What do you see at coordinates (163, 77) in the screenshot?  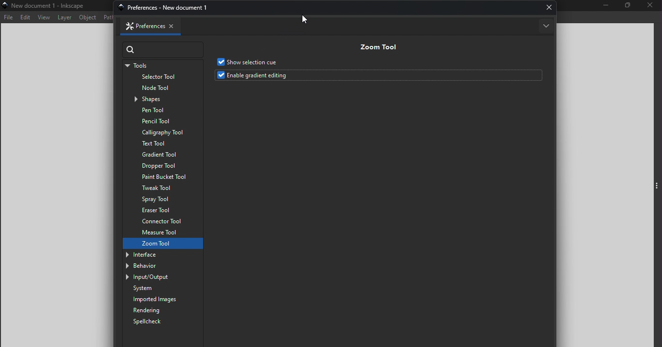 I see `Selector tool` at bounding box center [163, 77].